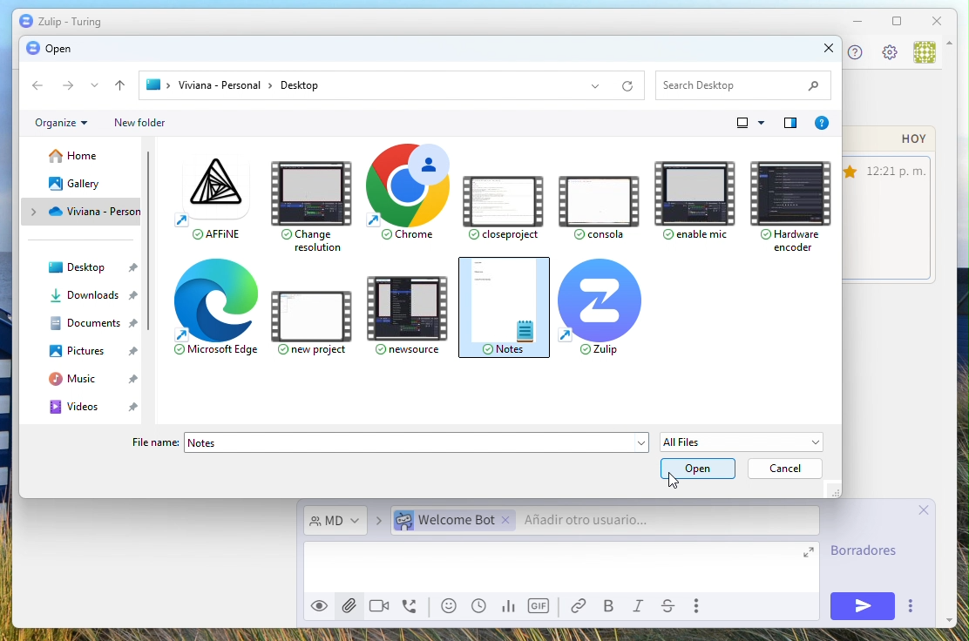 This screenshot has height=641, width=969. What do you see at coordinates (790, 123) in the screenshot?
I see `Help` at bounding box center [790, 123].